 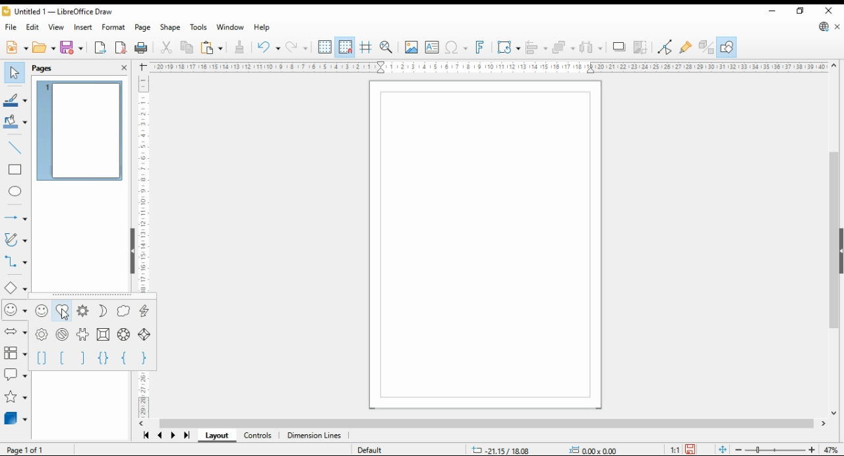 What do you see at coordinates (828, 11) in the screenshot?
I see `close window` at bounding box center [828, 11].